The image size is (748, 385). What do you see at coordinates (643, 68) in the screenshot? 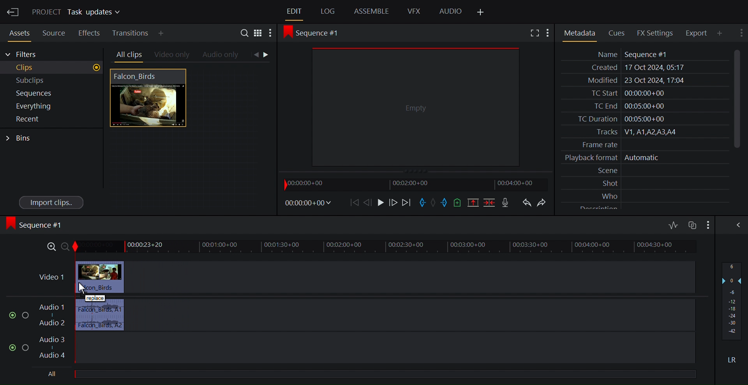
I see `Created` at bounding box center [643, 68].